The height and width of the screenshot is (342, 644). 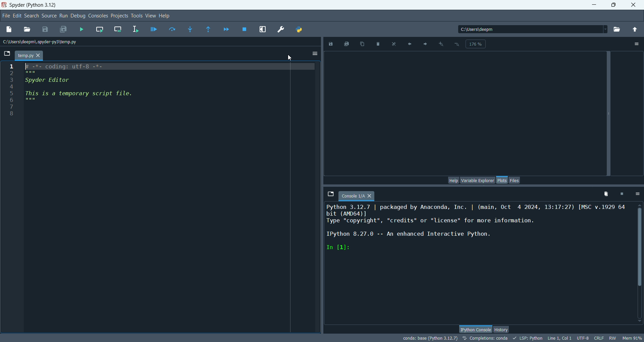 I want to click on maximize current pane, so click(x=262, y=30).